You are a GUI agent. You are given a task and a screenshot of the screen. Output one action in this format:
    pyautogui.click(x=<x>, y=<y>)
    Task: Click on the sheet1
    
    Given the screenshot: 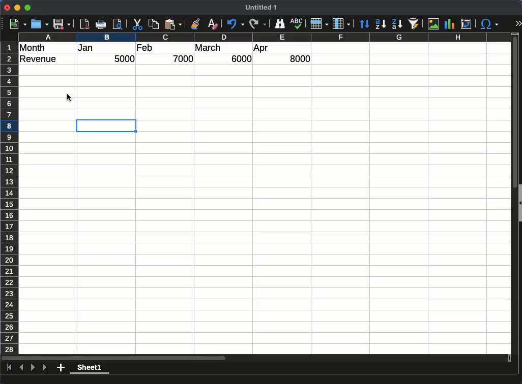 What is the action you would take?
    pyautogui.click(x=90, y=368)
    